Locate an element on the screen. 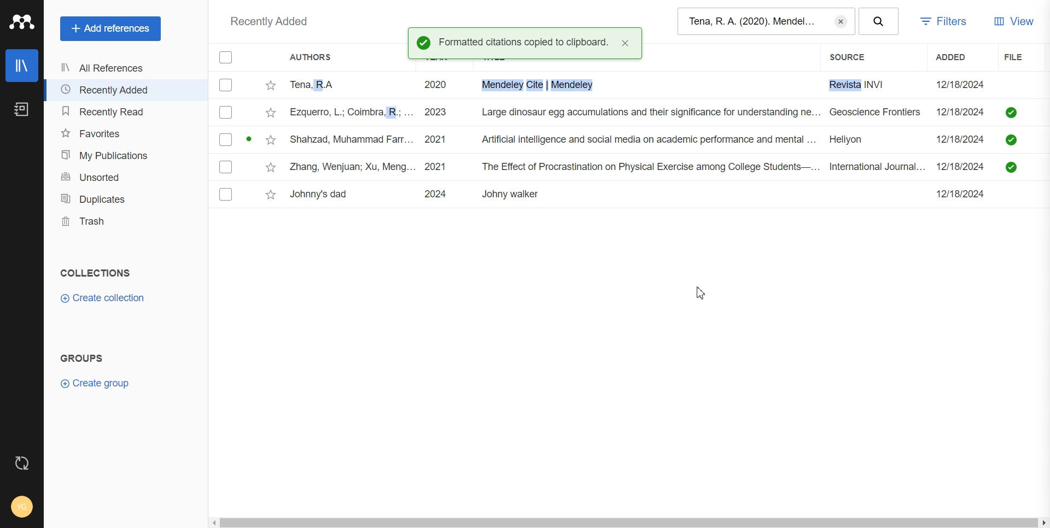 The image size is (1050, 528). Add References is located at coordinates (111, 29).